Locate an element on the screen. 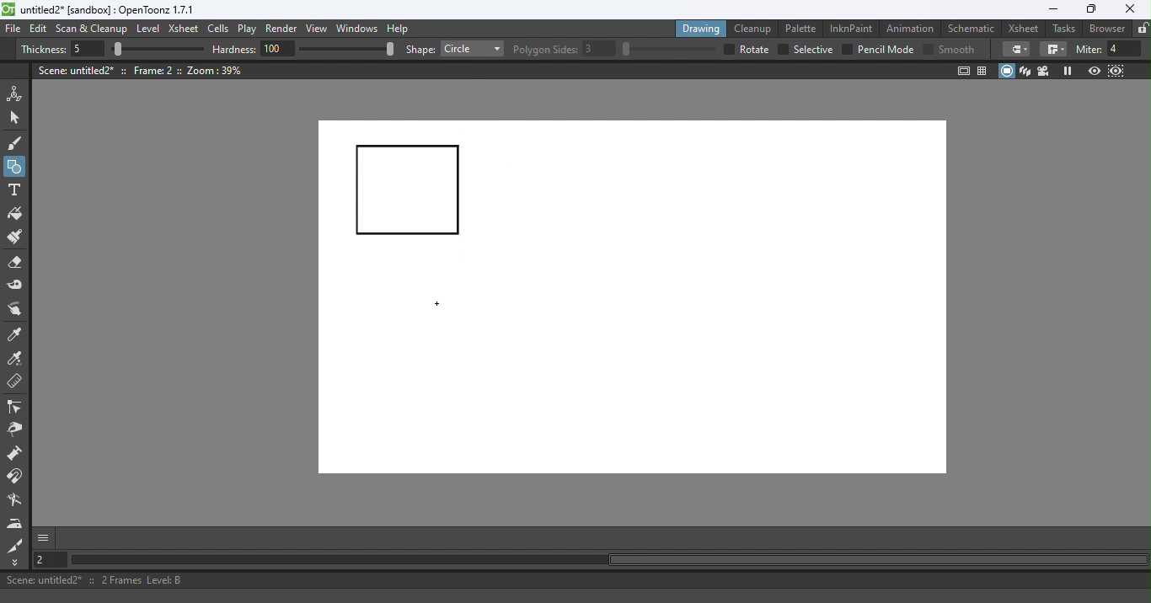 The width and height of the screenshot is (1151, 603). 5 is located at coordinates (85, 50).